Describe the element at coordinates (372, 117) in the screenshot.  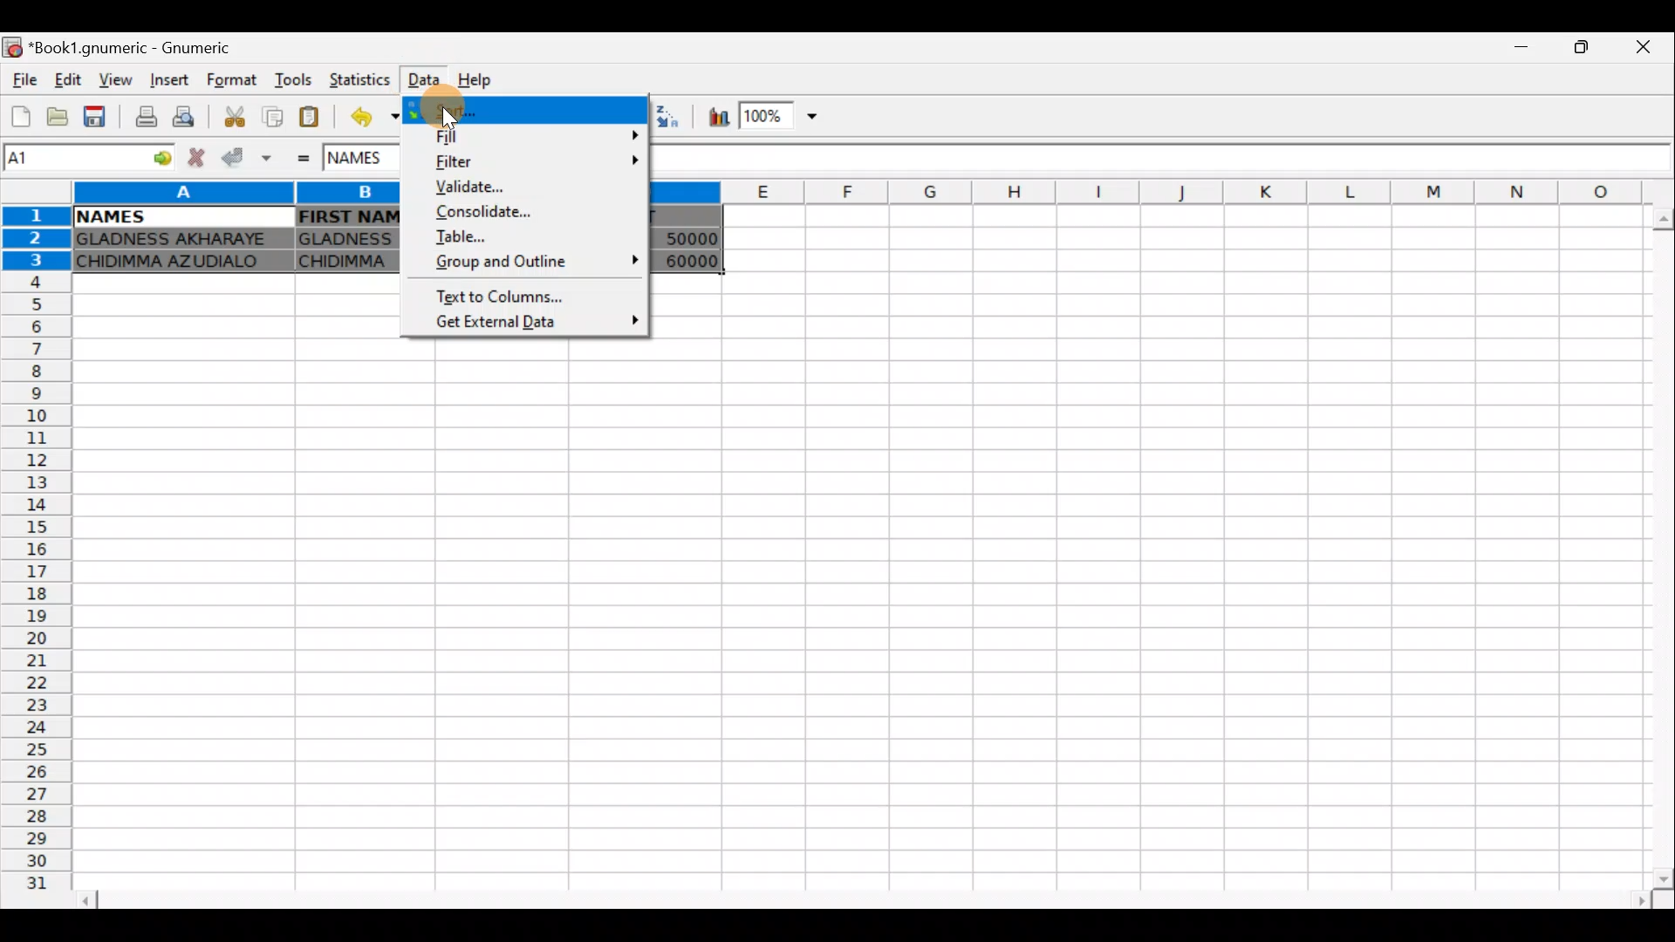
I see `Undo last action` at that location.